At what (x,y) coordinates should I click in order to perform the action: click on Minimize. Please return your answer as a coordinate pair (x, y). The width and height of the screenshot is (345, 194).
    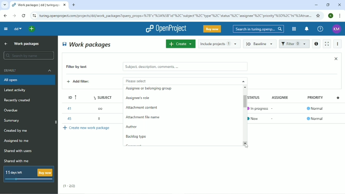
    Looking at the image, I should click on (316, 5).